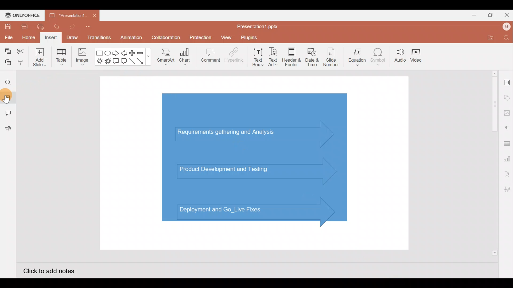 This screenshot has height=288, width=513. I want to click on Account name, so click(504, 27).